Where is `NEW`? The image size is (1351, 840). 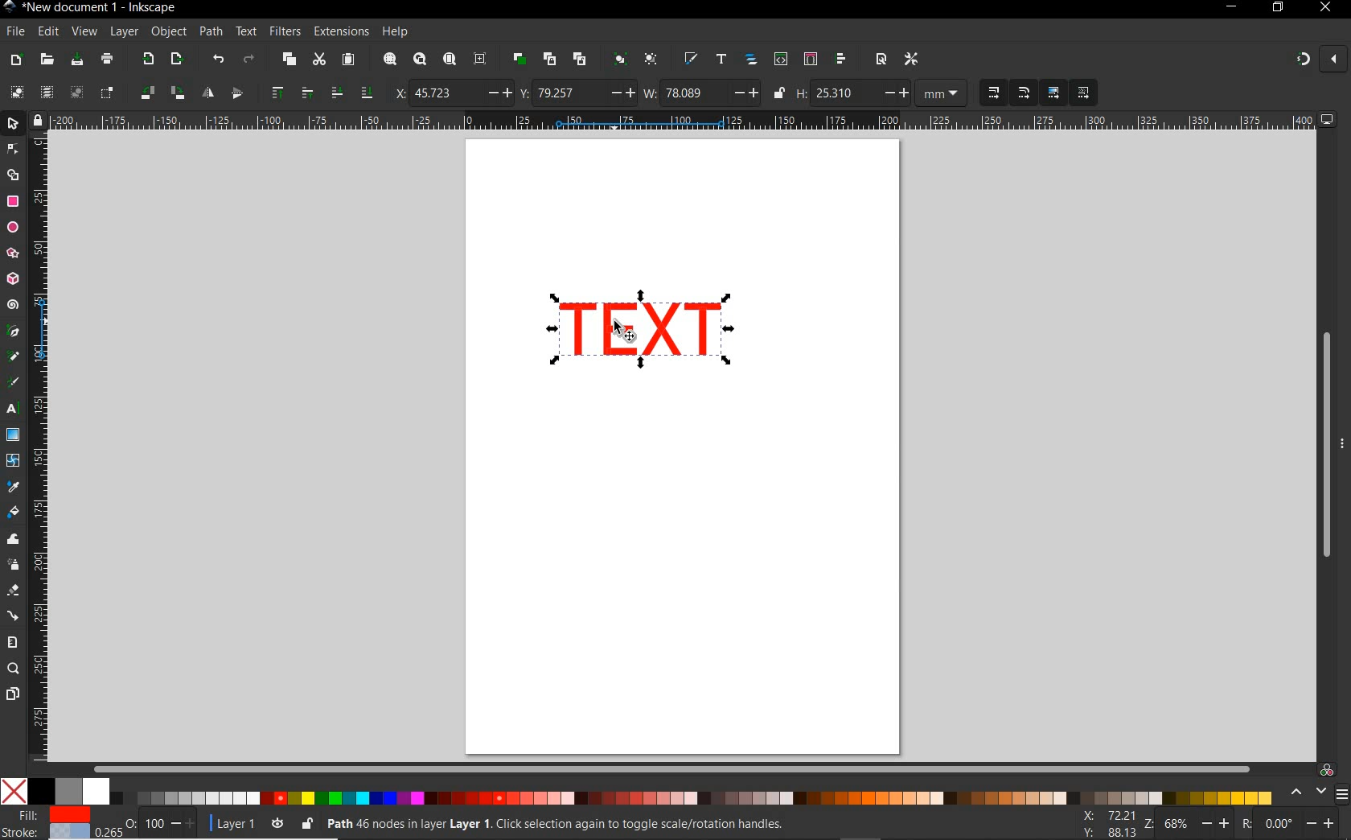
NEW is located at coordinates (15, 60).